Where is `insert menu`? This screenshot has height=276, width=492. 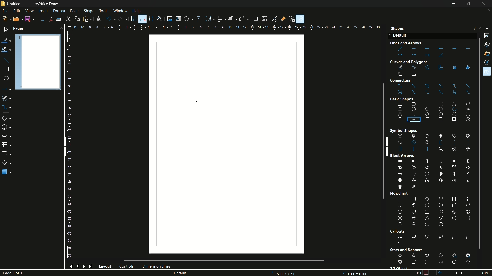 insert menu is located at coordinates (43, 11).